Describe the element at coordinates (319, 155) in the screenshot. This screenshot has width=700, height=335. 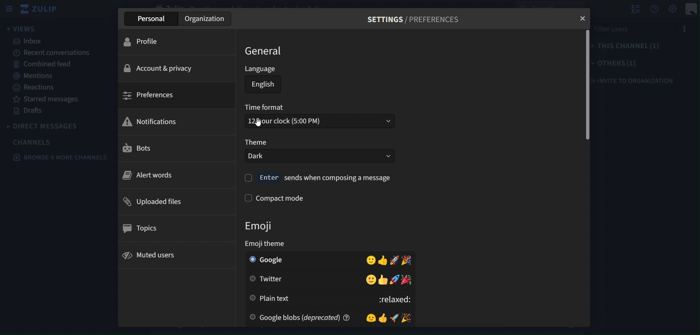
I see `Dark` at that location.